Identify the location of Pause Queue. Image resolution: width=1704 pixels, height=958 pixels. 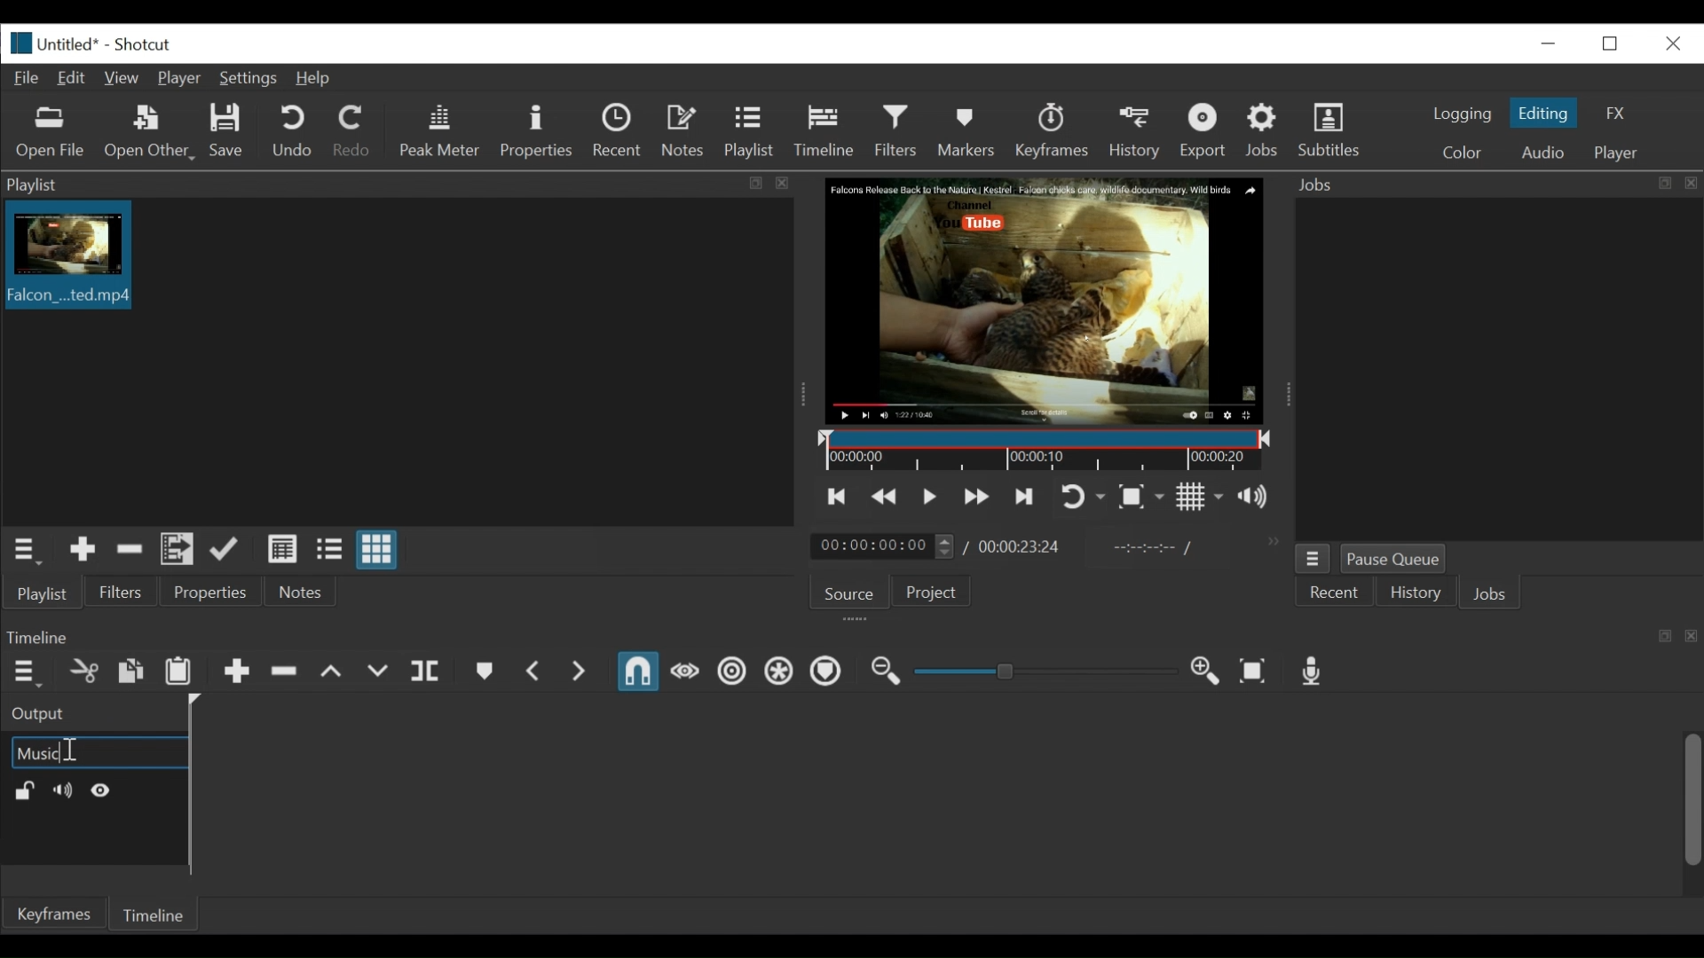
(1399, 560).